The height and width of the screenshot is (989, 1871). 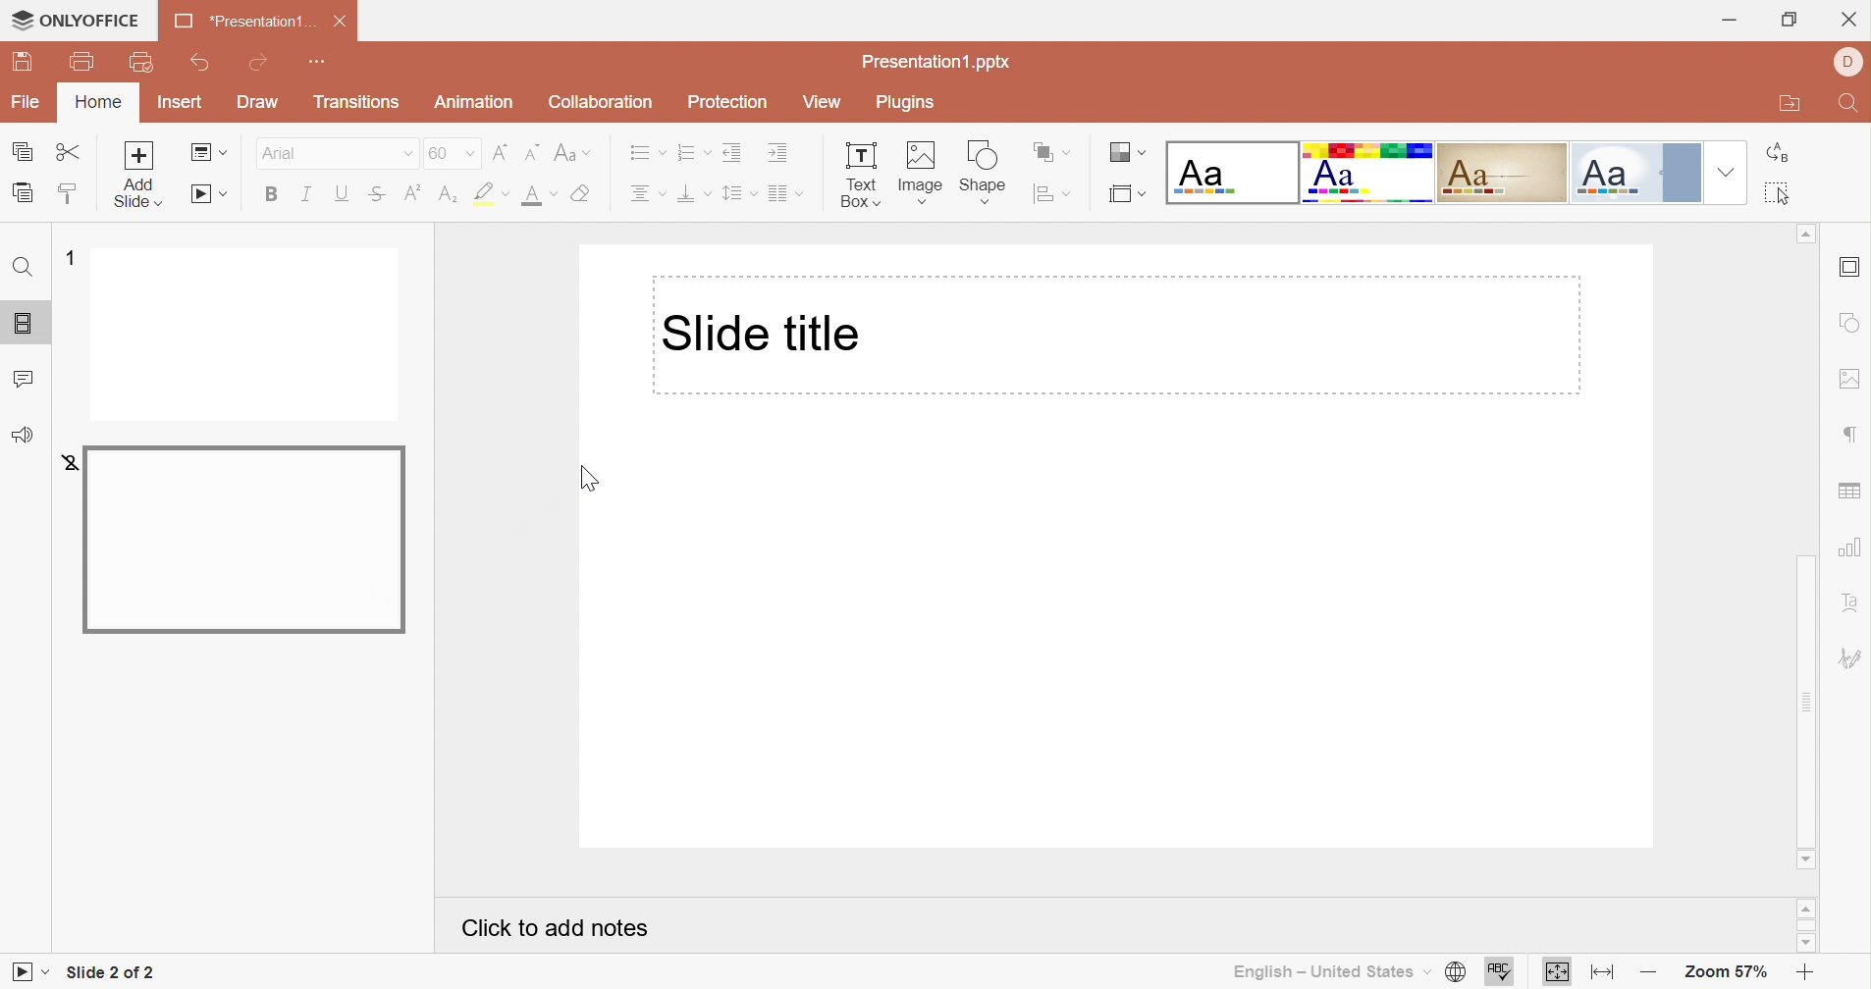 What do you see at coordinates (1844, 58) in the screenshot?
I see `DELL` at bounding box center [1844, 58].